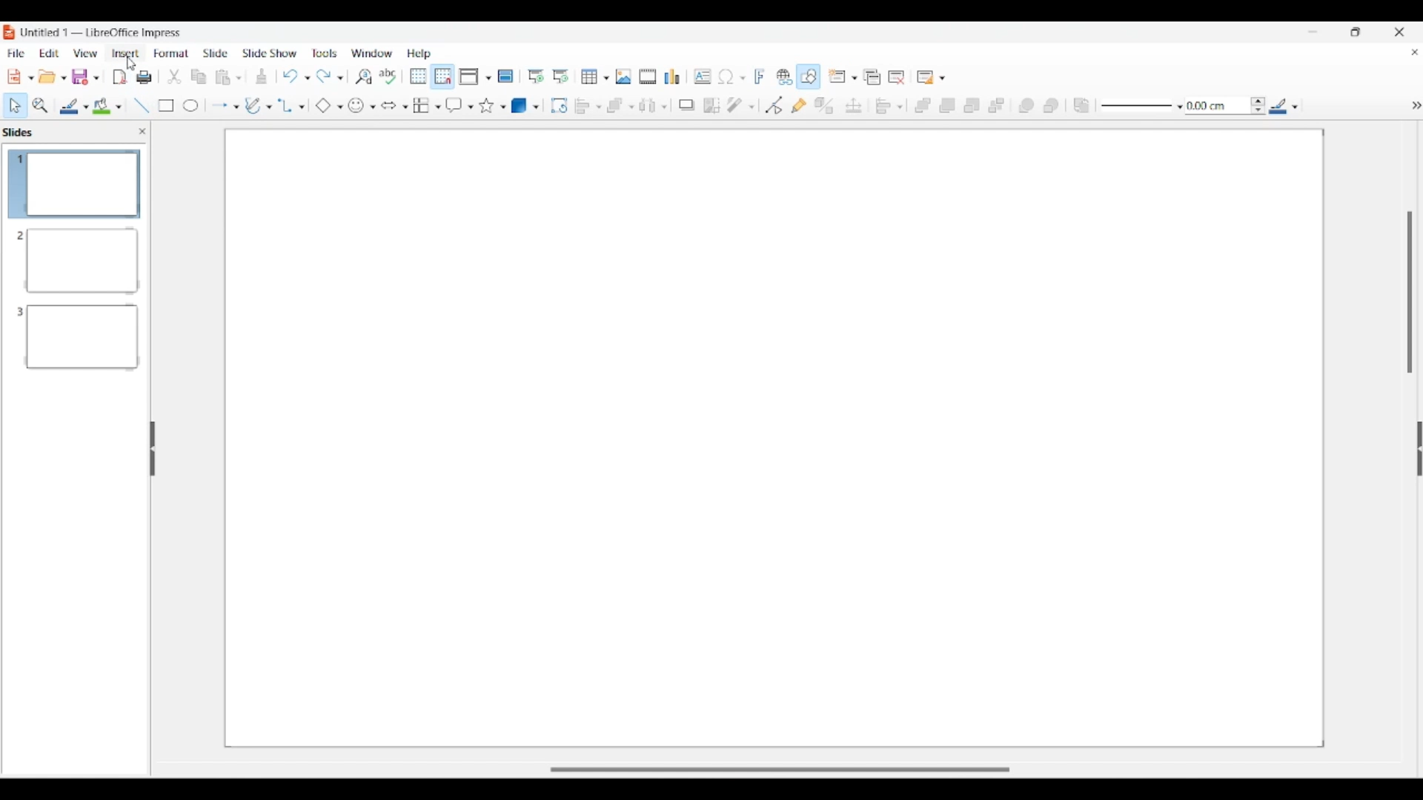  Describe the element at coordinates (291, 106) in the screenshot. I see `Connector options` at that location.